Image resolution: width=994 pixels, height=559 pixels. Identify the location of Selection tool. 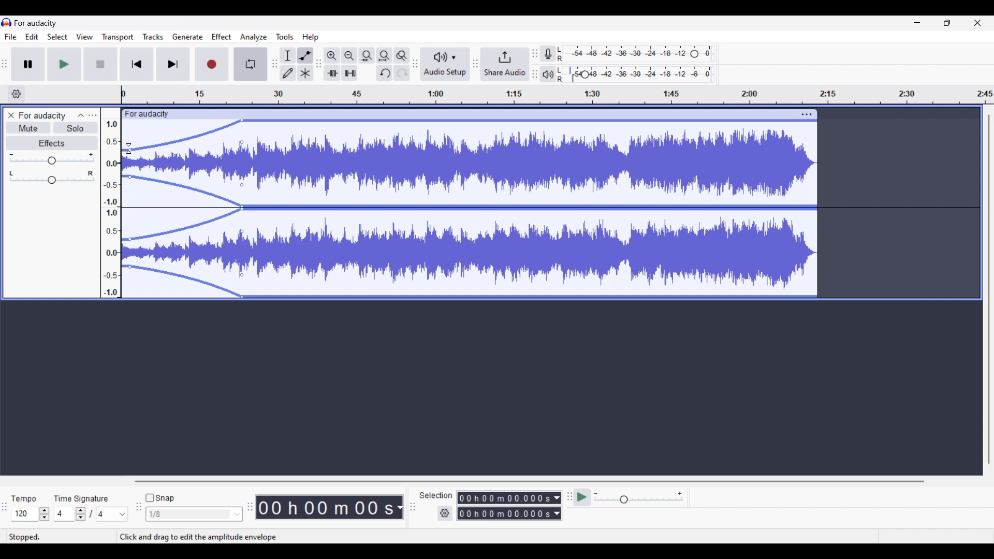
(288, 56).